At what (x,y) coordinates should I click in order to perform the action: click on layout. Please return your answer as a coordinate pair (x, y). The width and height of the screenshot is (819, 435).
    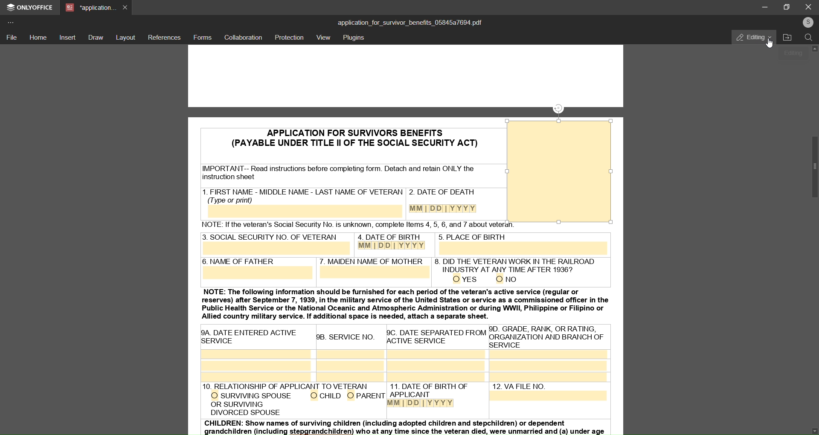
    Looking at the image, I should click on (126, 37).